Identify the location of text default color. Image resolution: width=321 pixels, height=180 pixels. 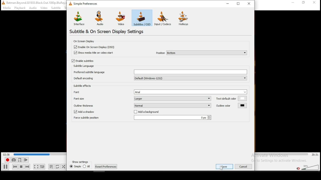
(231, 98).